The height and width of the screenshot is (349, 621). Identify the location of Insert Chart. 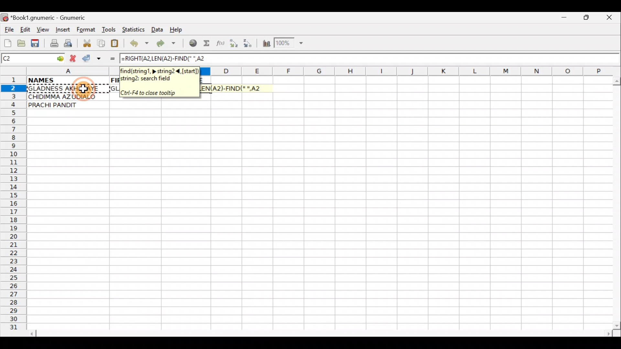
(265, 44).